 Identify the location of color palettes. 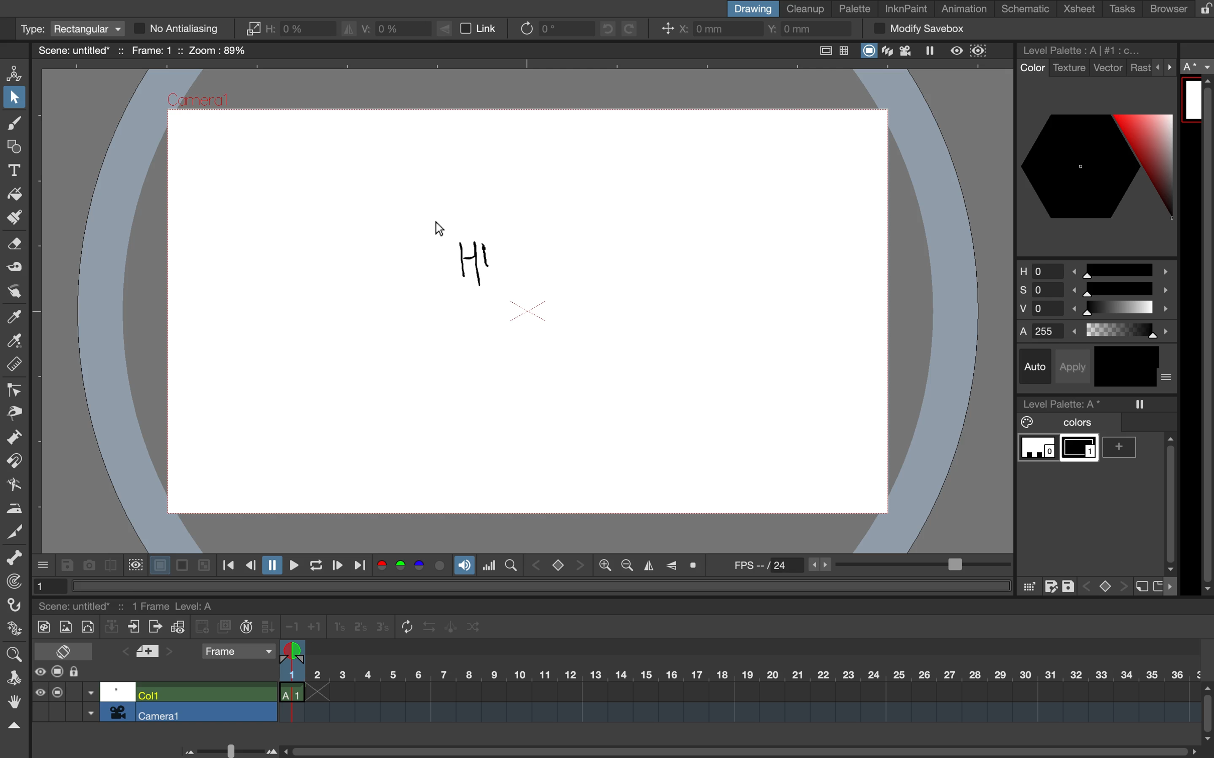
(1096, 165).